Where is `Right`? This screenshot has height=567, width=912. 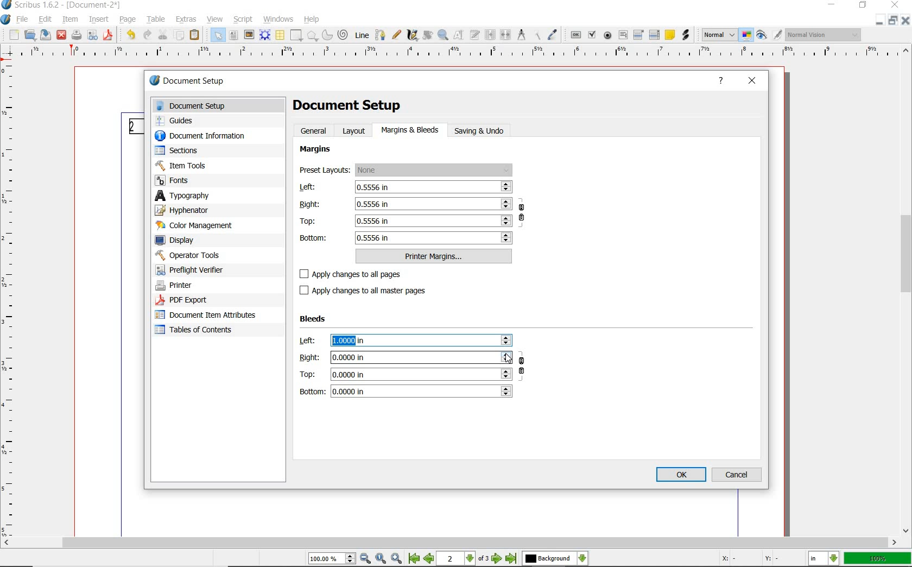 Right is located at coordinates (404, 357).